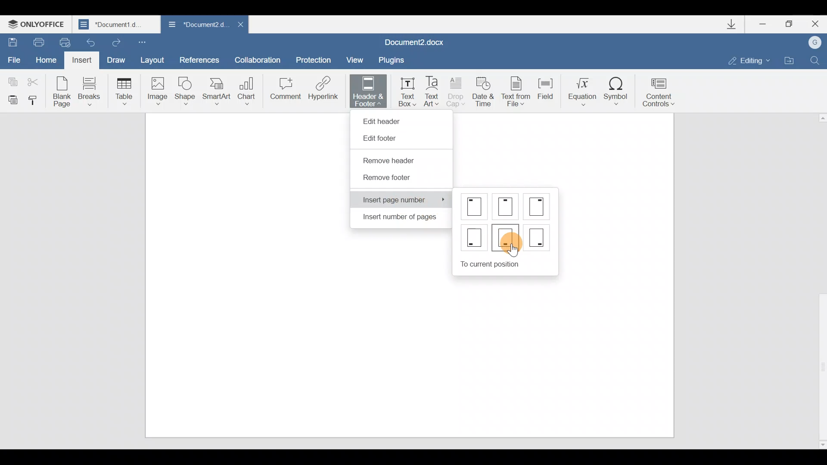 The image size is (827, 465). I want to click on Table, so click(122, 91).